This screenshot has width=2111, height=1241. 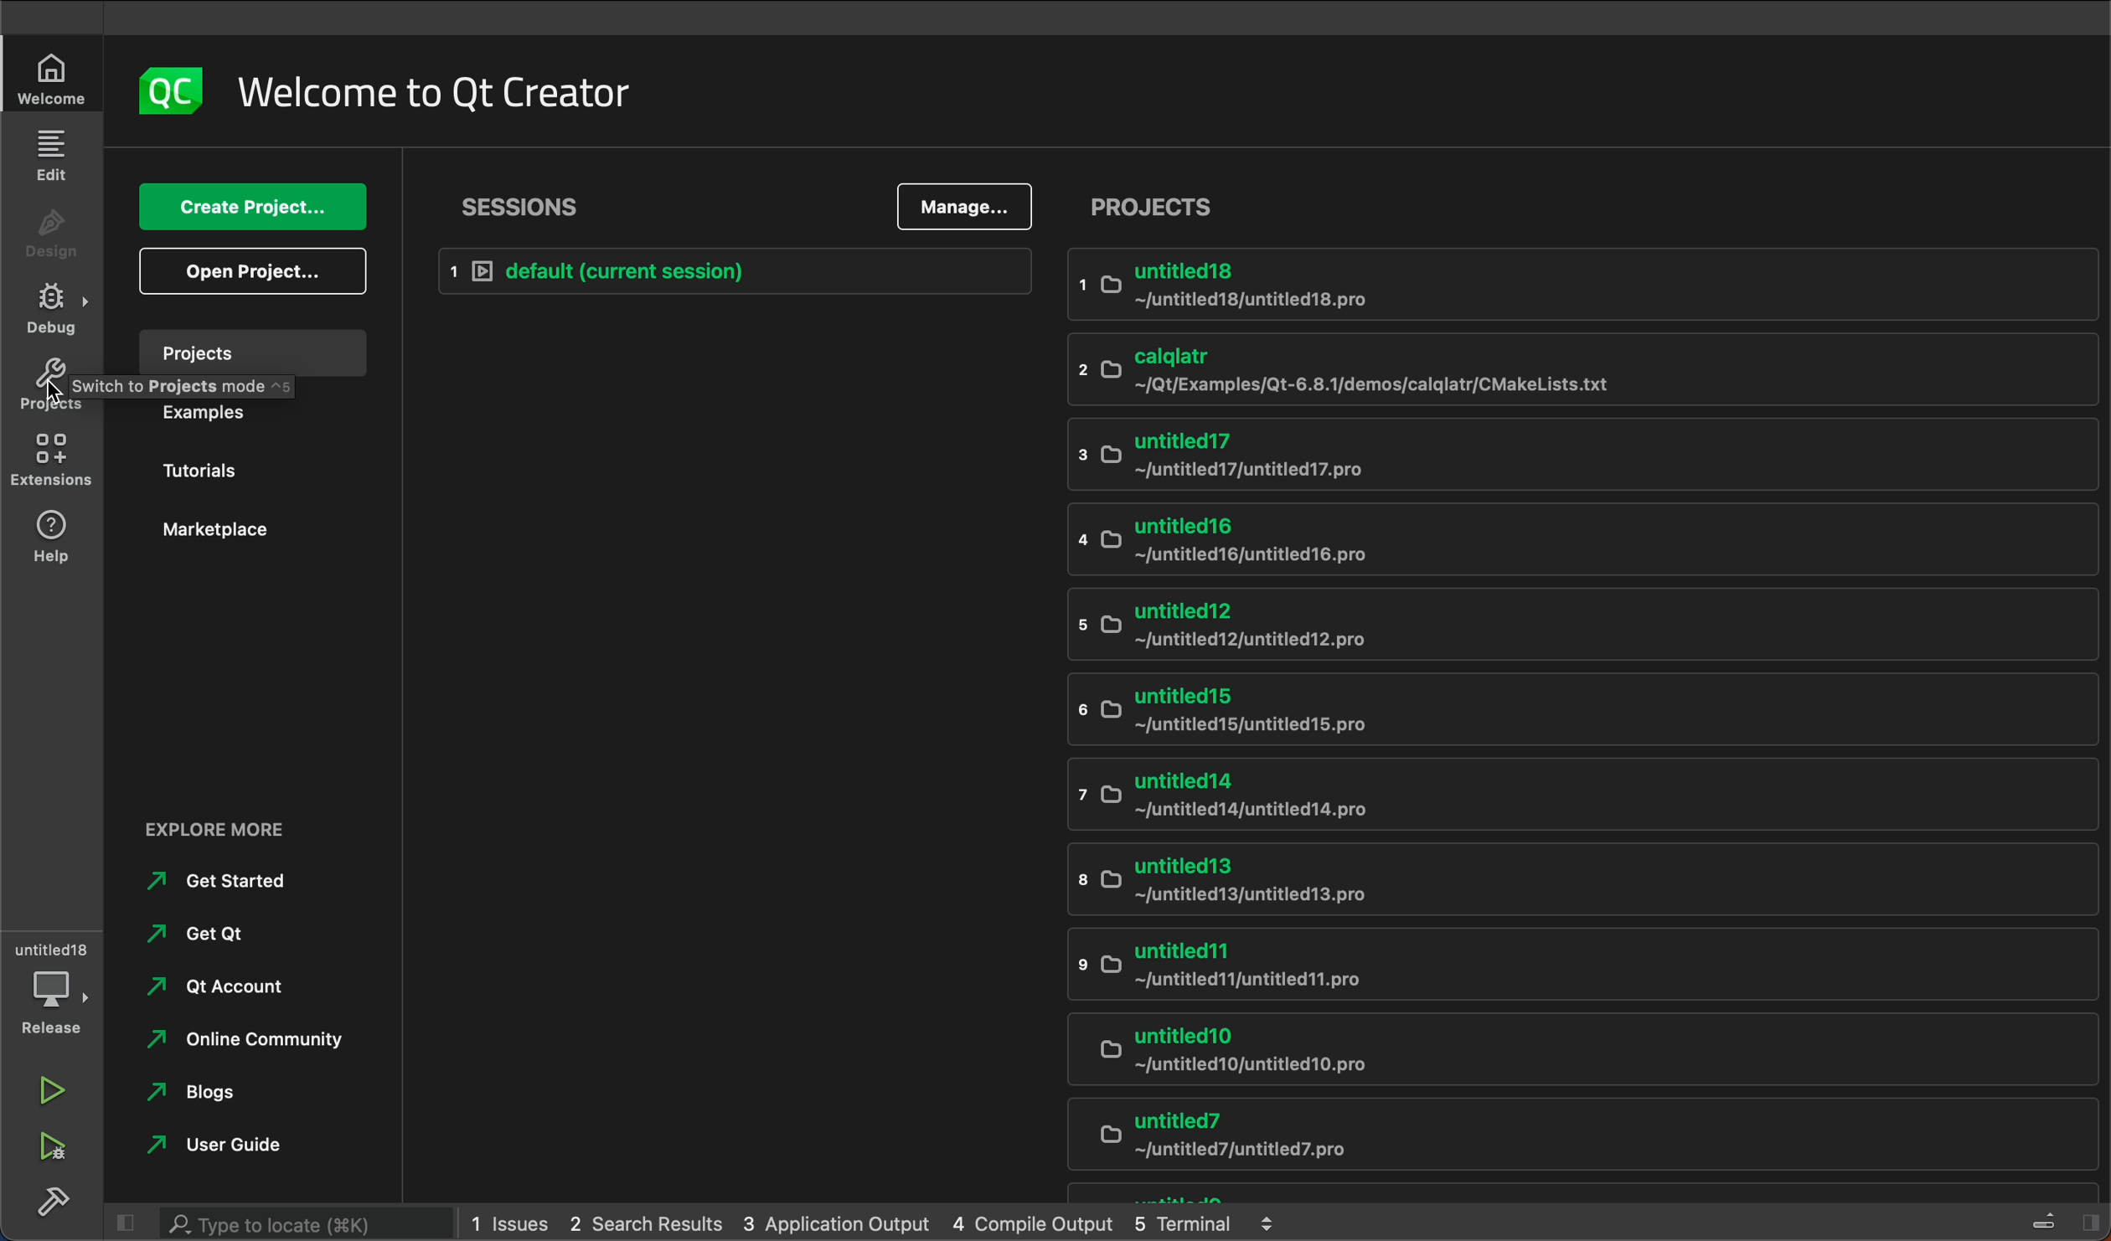 What do you see at coordinates (1571, 962) in the screenshot?
I see `untitled11` at bounding box center [1571, 962].